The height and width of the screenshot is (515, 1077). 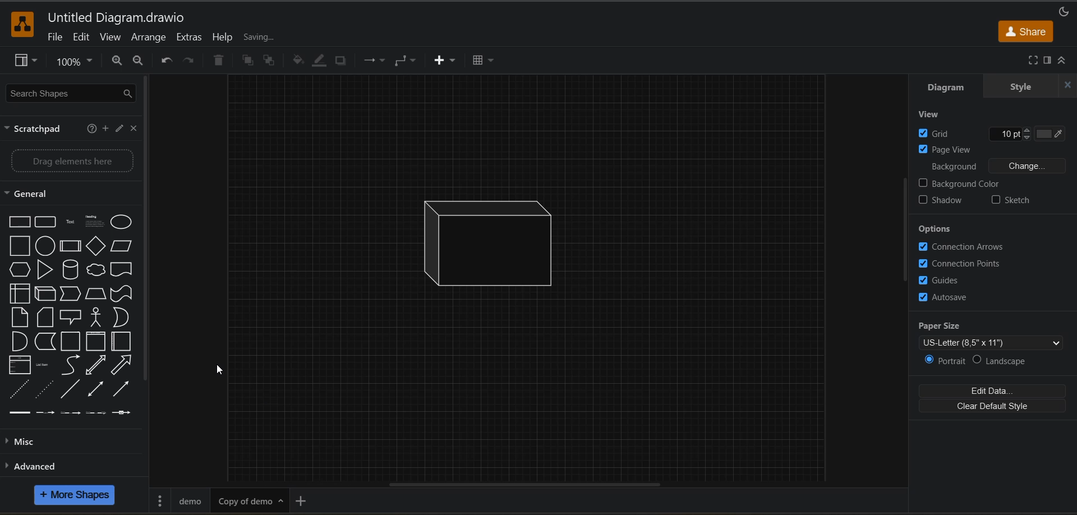 I want to click on portrait, so click(x=947, y=362).